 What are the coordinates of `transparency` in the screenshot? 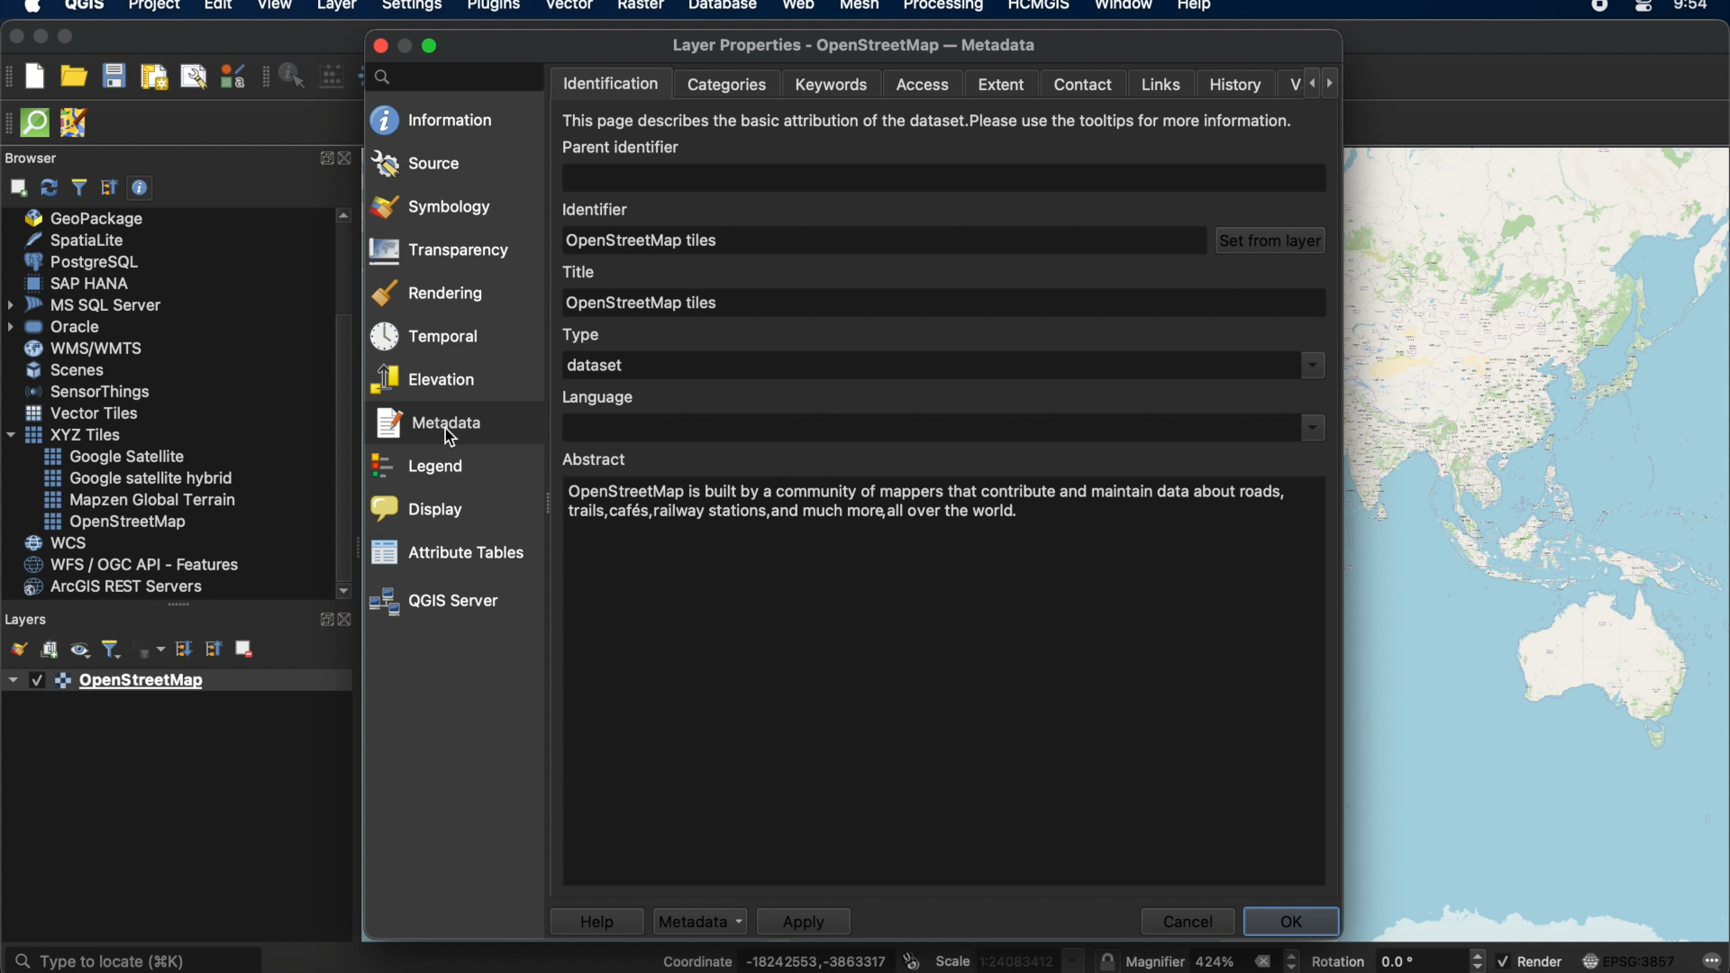 It's located at (442, 251).